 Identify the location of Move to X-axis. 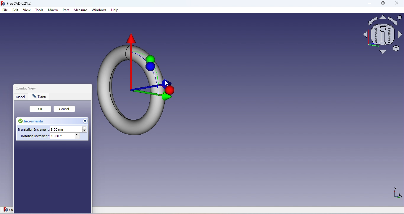
(131, 40).